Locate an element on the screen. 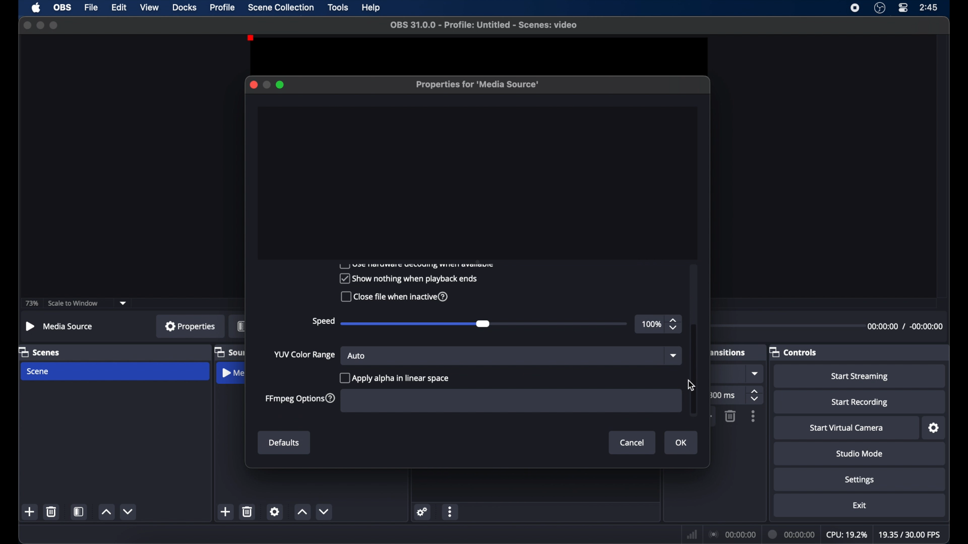  minimize is located at coordinates (40, 25).